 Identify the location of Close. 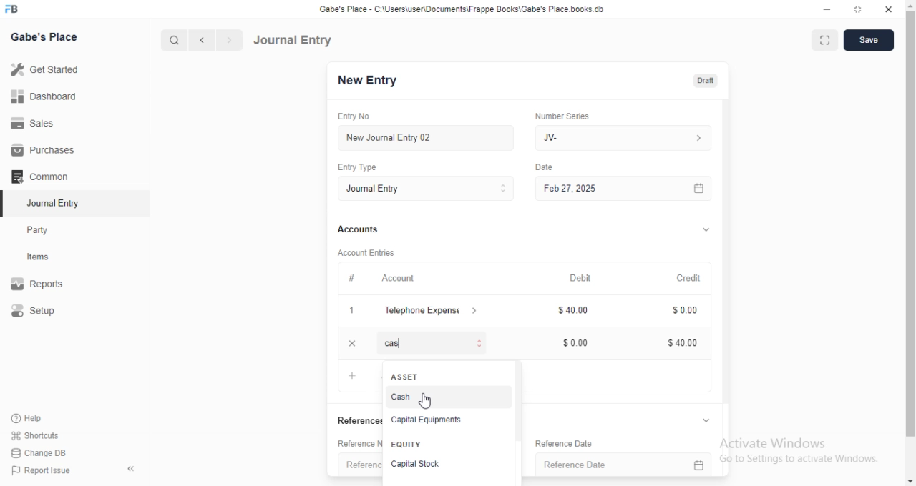
(890, 9).